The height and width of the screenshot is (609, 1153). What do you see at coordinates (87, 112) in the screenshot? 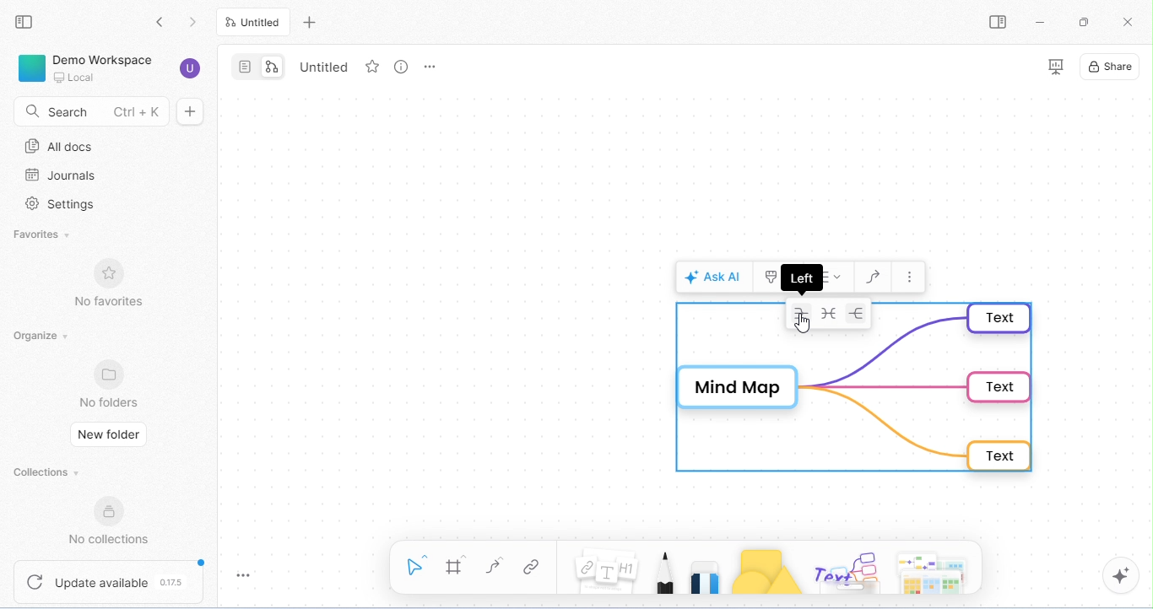
I see `search` at bounding box center [87, 112].